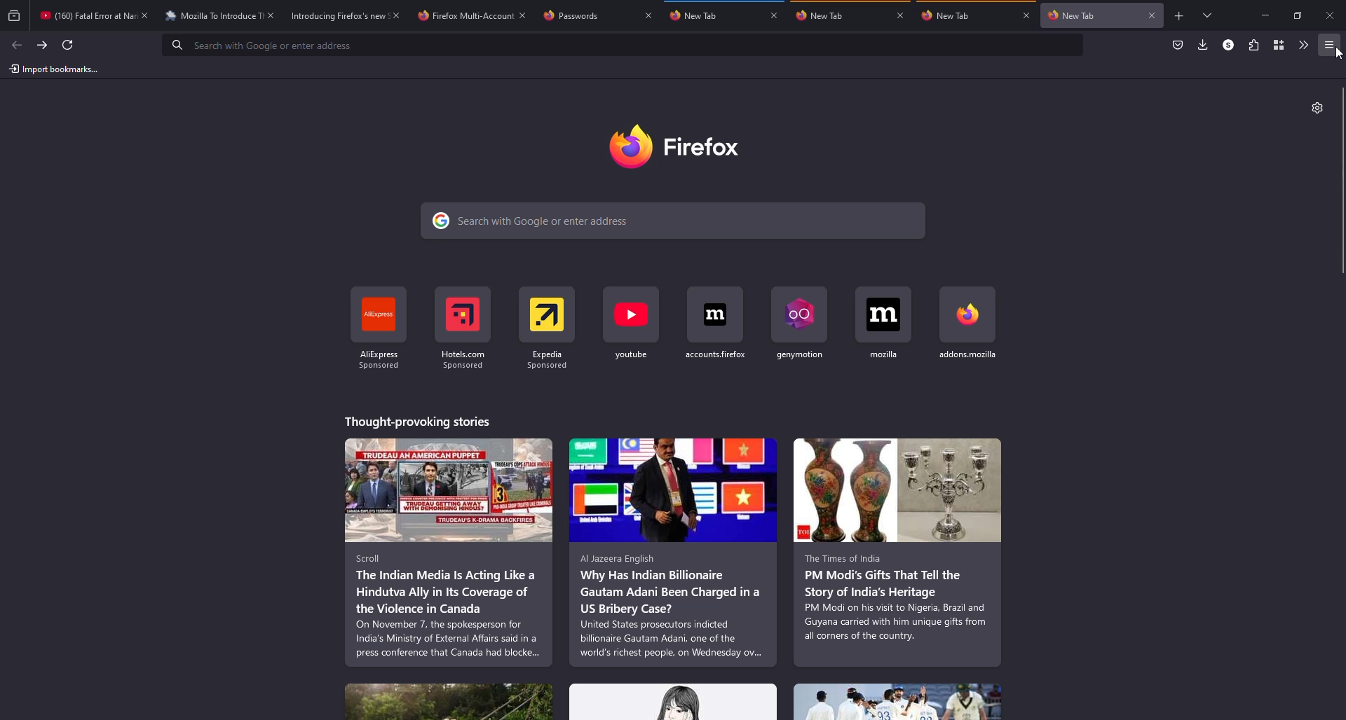 The image size is (1346, 720). What do you see at coordinates (1204, 44) in the screenshot?
I see `downloads` at bounding box center [1204, 44].